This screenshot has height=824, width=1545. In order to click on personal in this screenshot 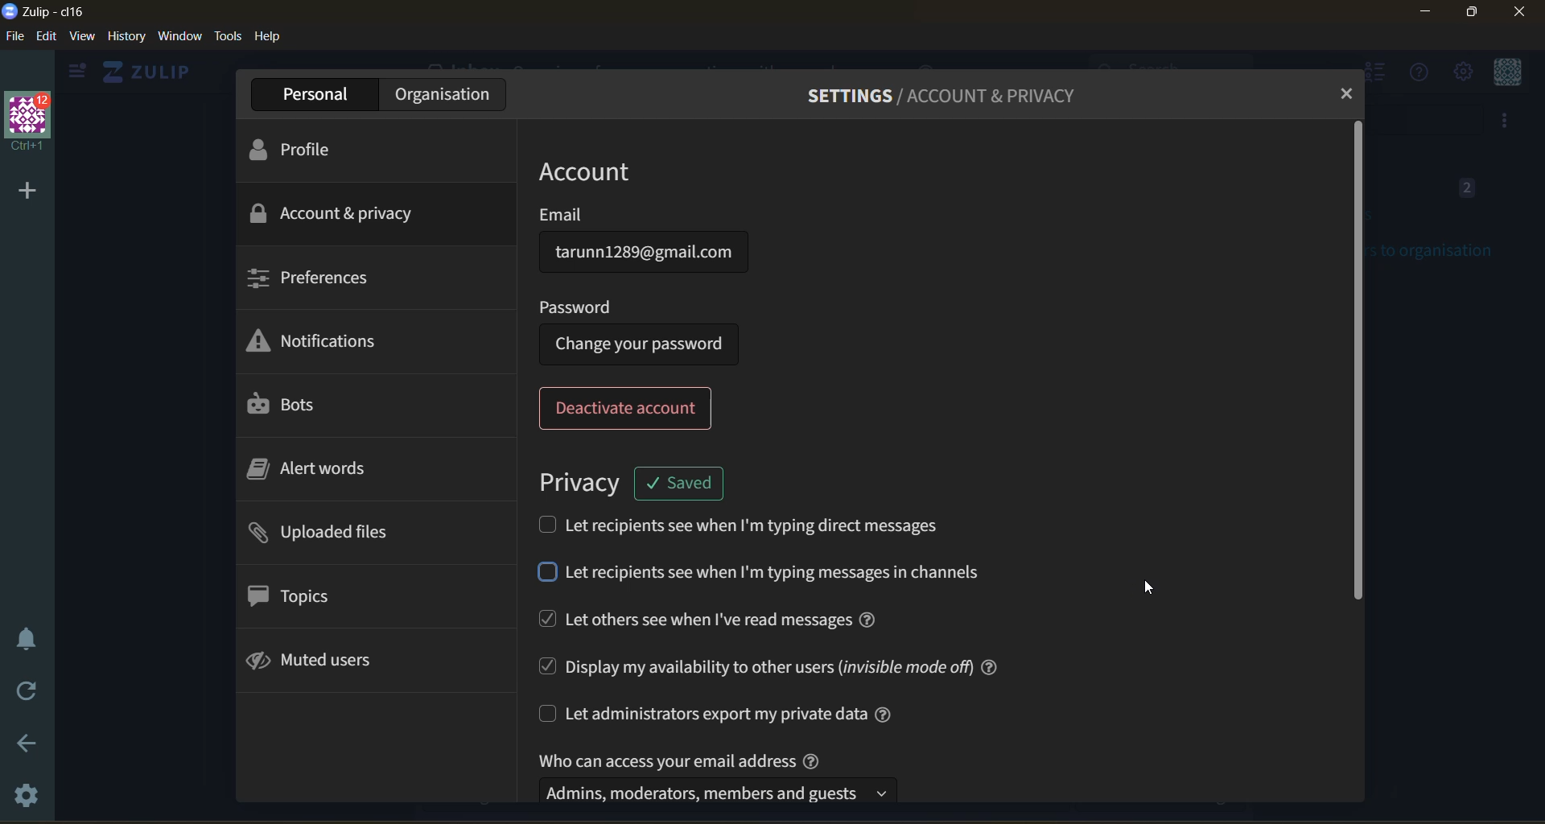, I will do `click(316, 95)`.